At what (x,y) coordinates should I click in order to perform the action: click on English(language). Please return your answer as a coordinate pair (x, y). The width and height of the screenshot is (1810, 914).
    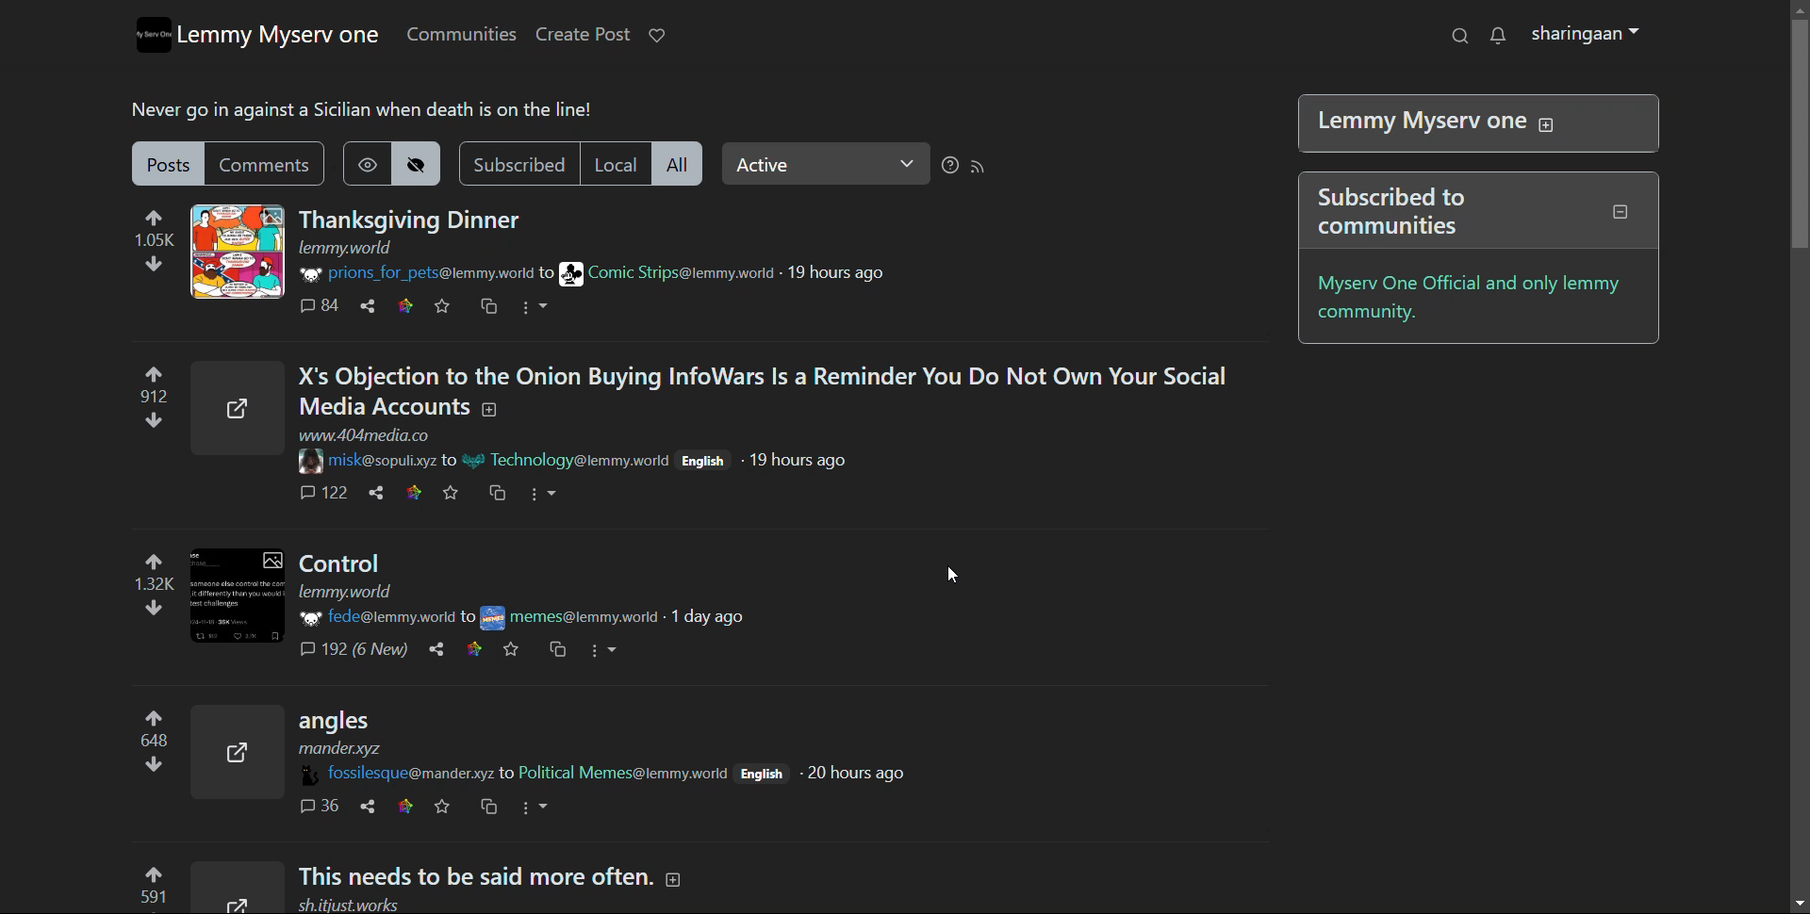
    Looking at the image, I should click on (703, 461).